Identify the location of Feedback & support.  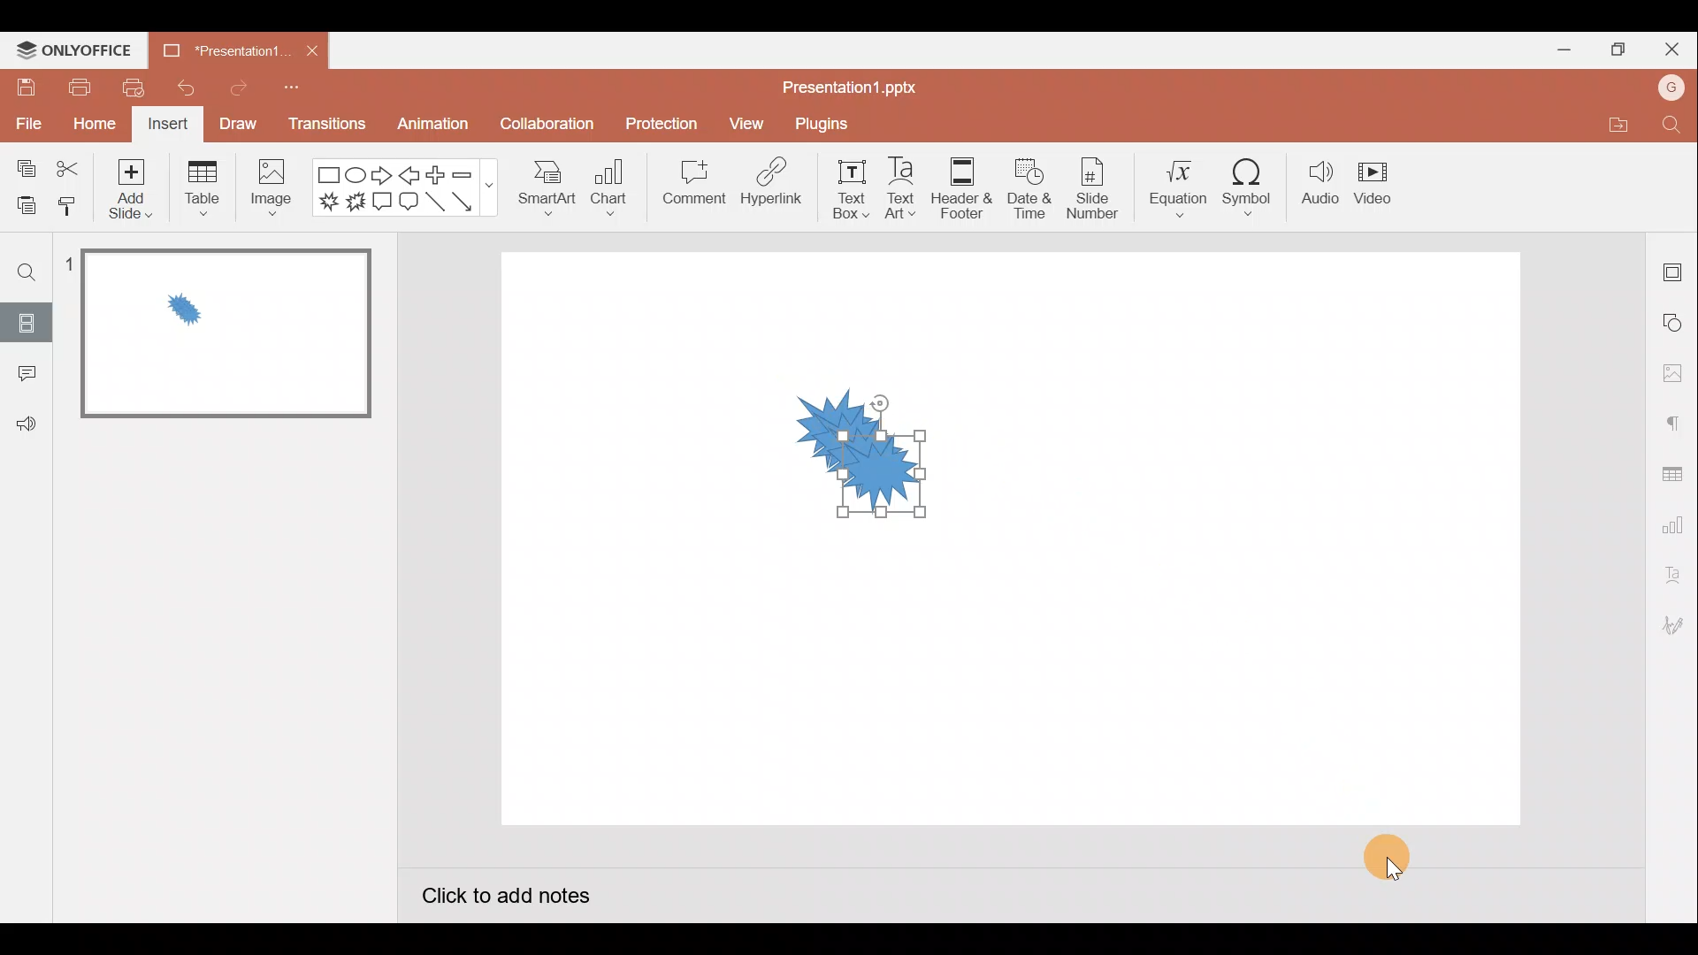
(26, 425).